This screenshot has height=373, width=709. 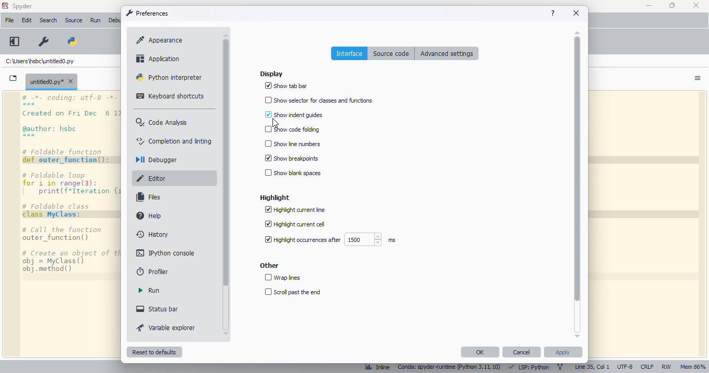 What do you see at coordinates (152, 178) in the screenshot?
I see `editor` at bounding box center [152, 178].